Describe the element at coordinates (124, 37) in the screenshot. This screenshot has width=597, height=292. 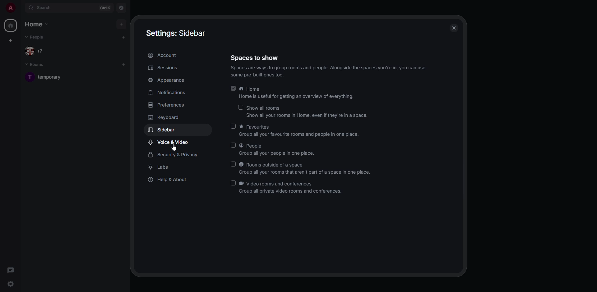
I see `add` at that location.